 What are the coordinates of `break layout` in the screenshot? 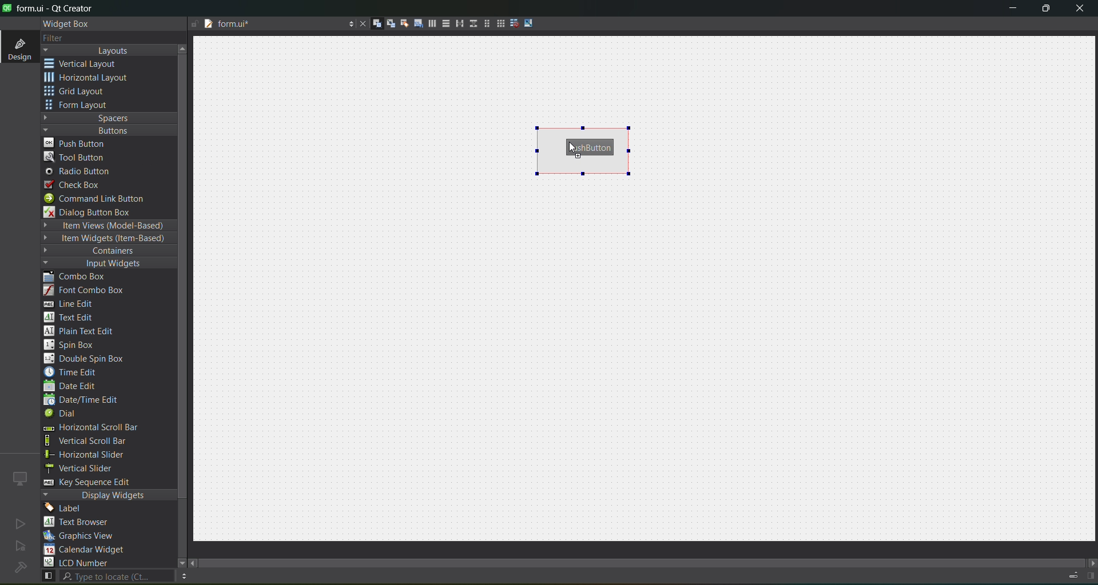 It's located at (511, 24).